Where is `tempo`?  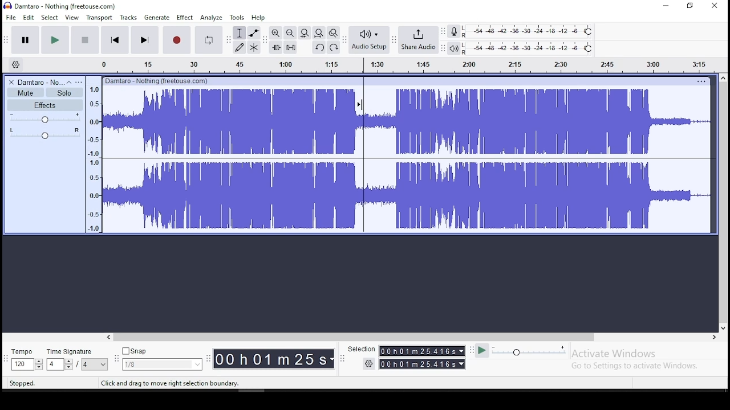
tempo is located at coordinates (24, 351).